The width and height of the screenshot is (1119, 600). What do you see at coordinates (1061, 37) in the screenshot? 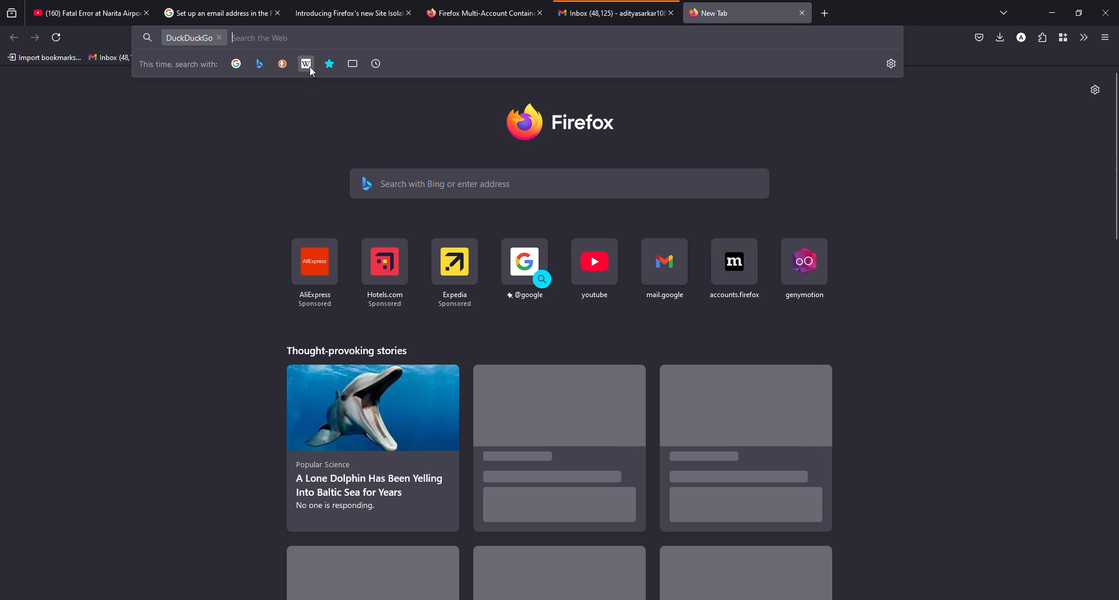
I see `container` at bounding box center [1061, 37].